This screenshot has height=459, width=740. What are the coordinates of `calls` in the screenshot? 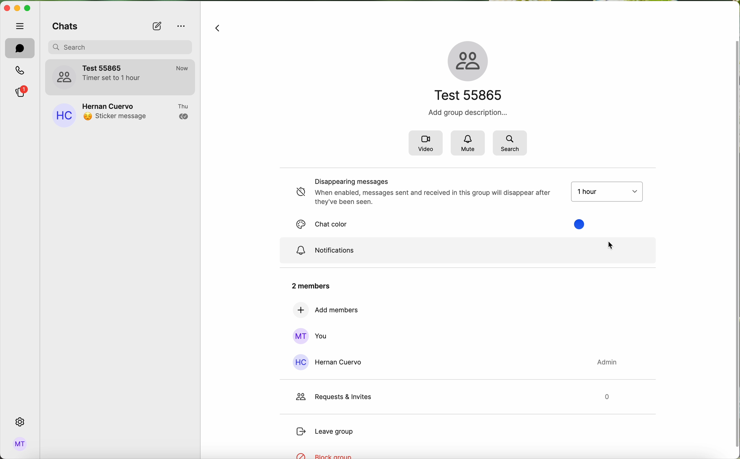 It's located at (21, 70).